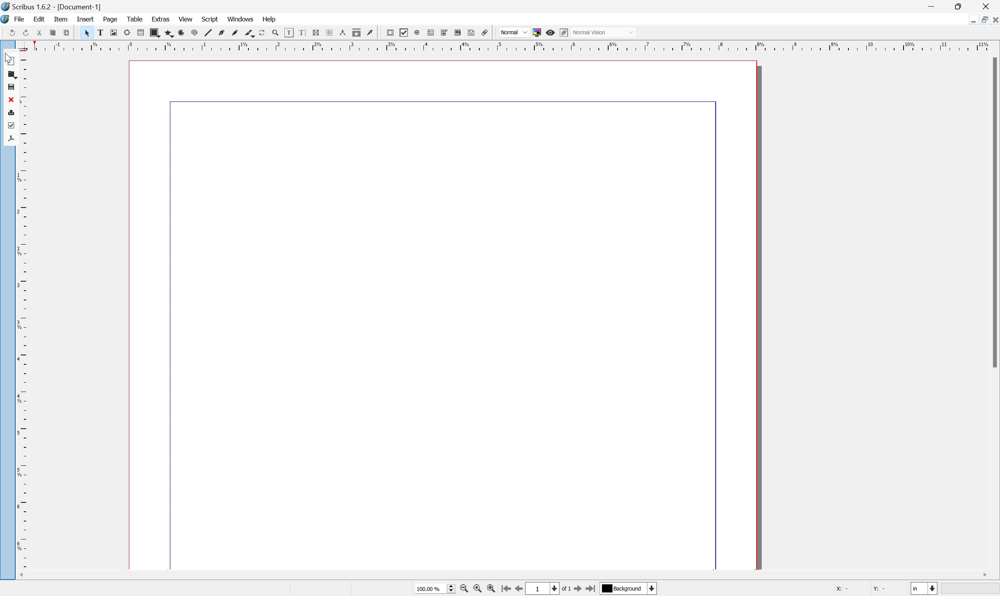  I want to click on view, so click(187, 19).